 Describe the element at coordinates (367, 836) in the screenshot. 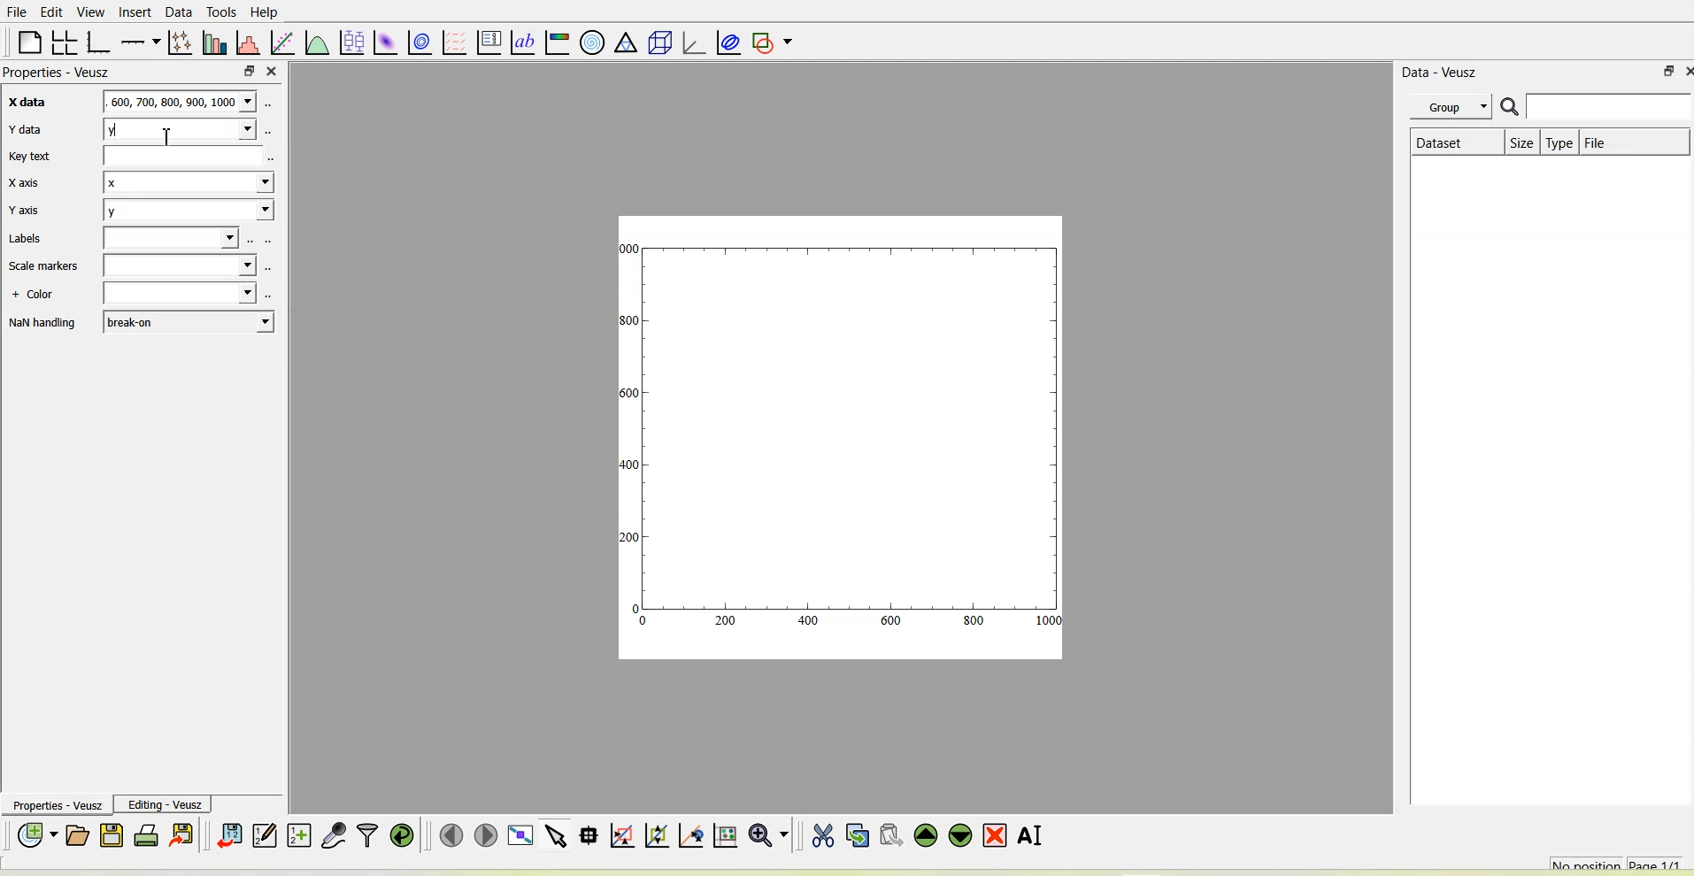

I see `Filter data` at that location.